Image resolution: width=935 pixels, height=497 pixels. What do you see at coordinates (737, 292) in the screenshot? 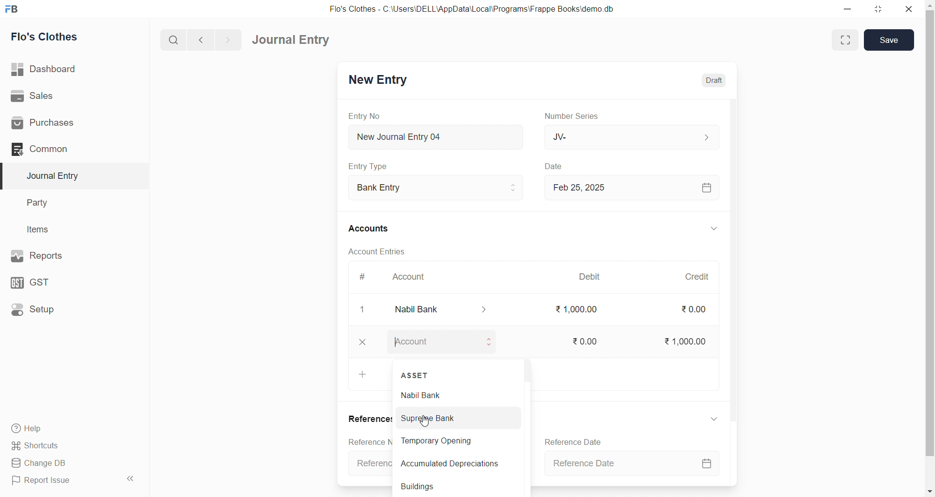
I see `Scroll bar` at bounding box center [737, 292].